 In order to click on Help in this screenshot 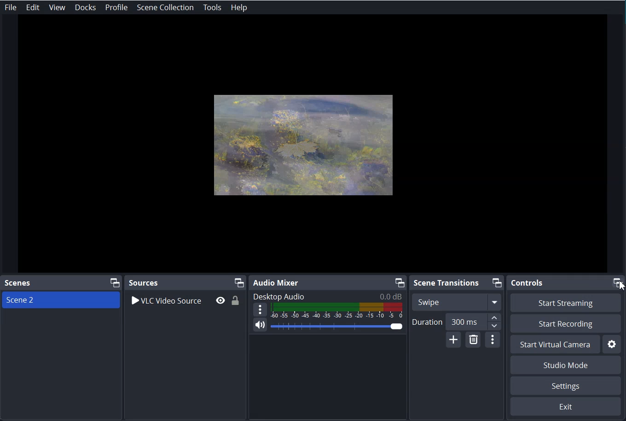, I will do `click(239, 7)`.